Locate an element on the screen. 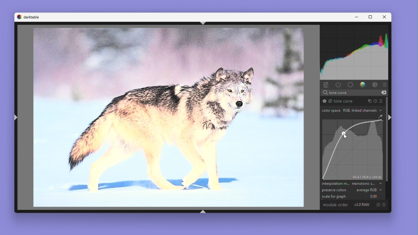  Cursor is located at coordinates (346, 136).